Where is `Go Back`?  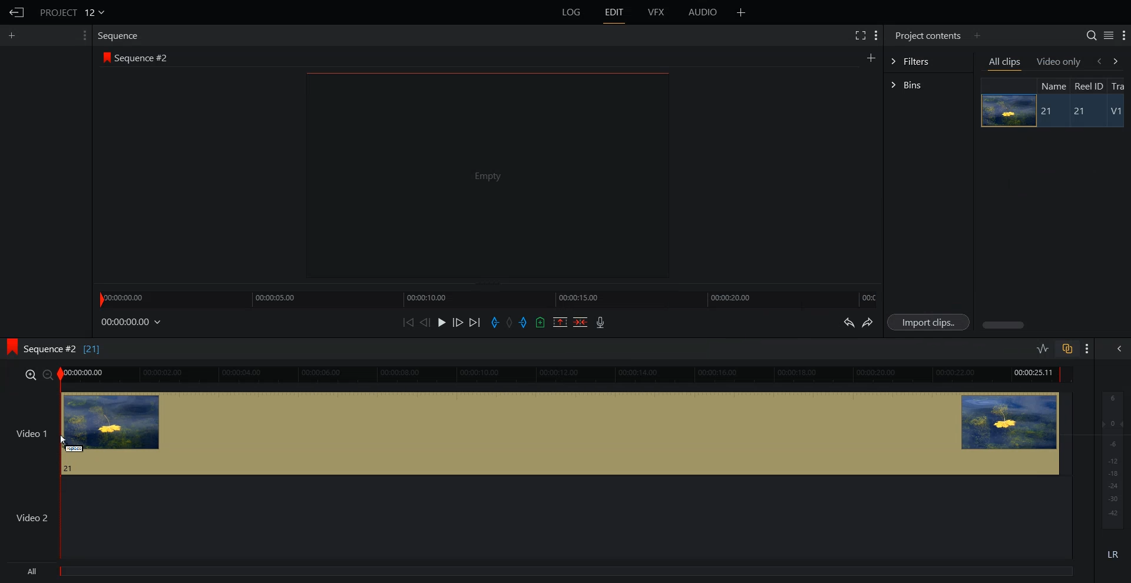
Go Back is located at coordinates (15, 12).